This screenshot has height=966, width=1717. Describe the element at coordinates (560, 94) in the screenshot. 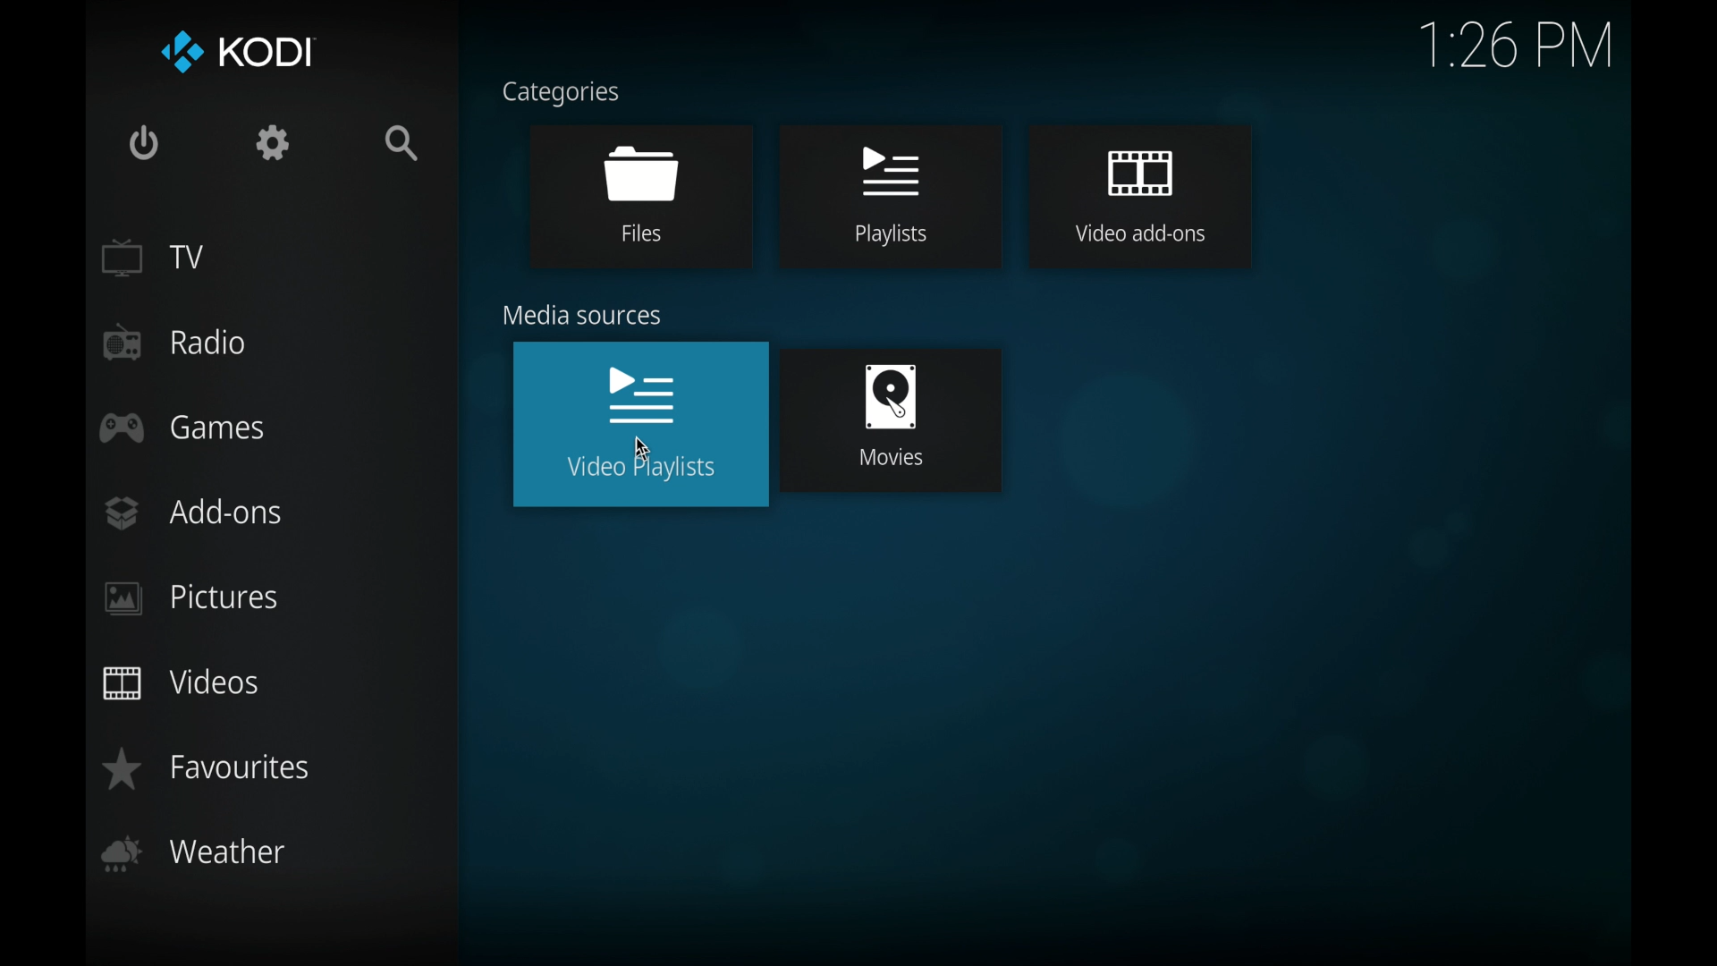

I see `categories` at that location.